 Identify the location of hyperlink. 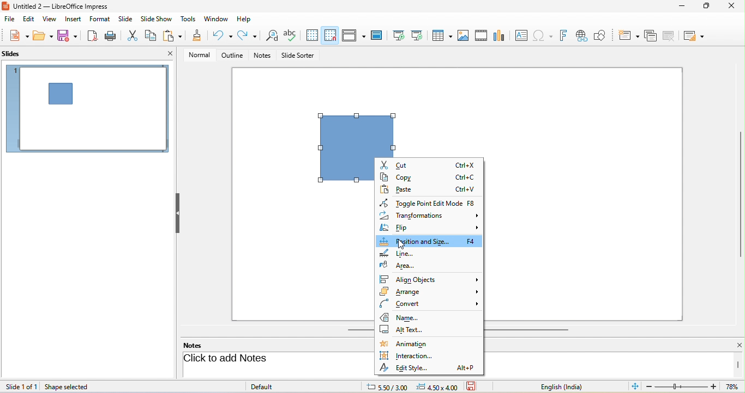
(584, 36).